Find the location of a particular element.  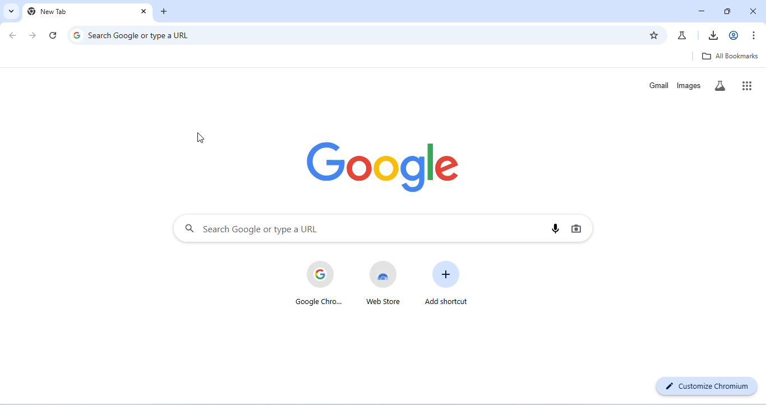

image search is located at coordinates (578, 228).